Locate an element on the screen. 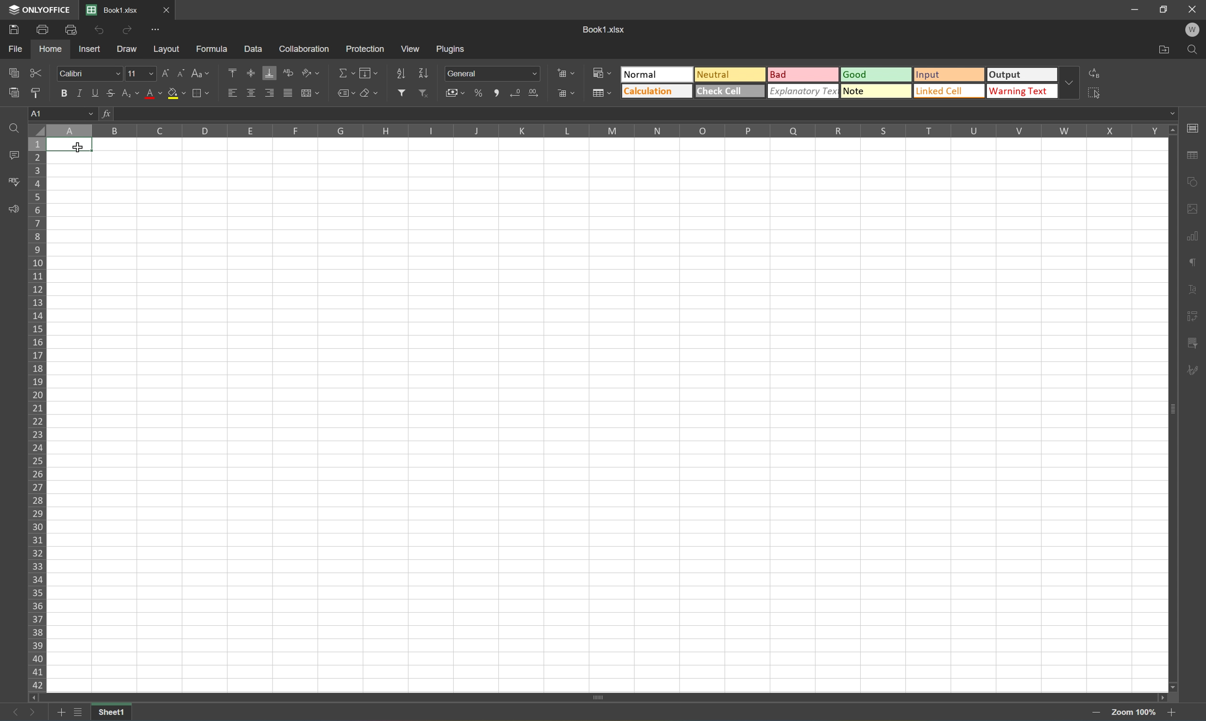 The width and height of the screenshot is (1206, 721). Scroll bar is located at coordinates (596, 696).